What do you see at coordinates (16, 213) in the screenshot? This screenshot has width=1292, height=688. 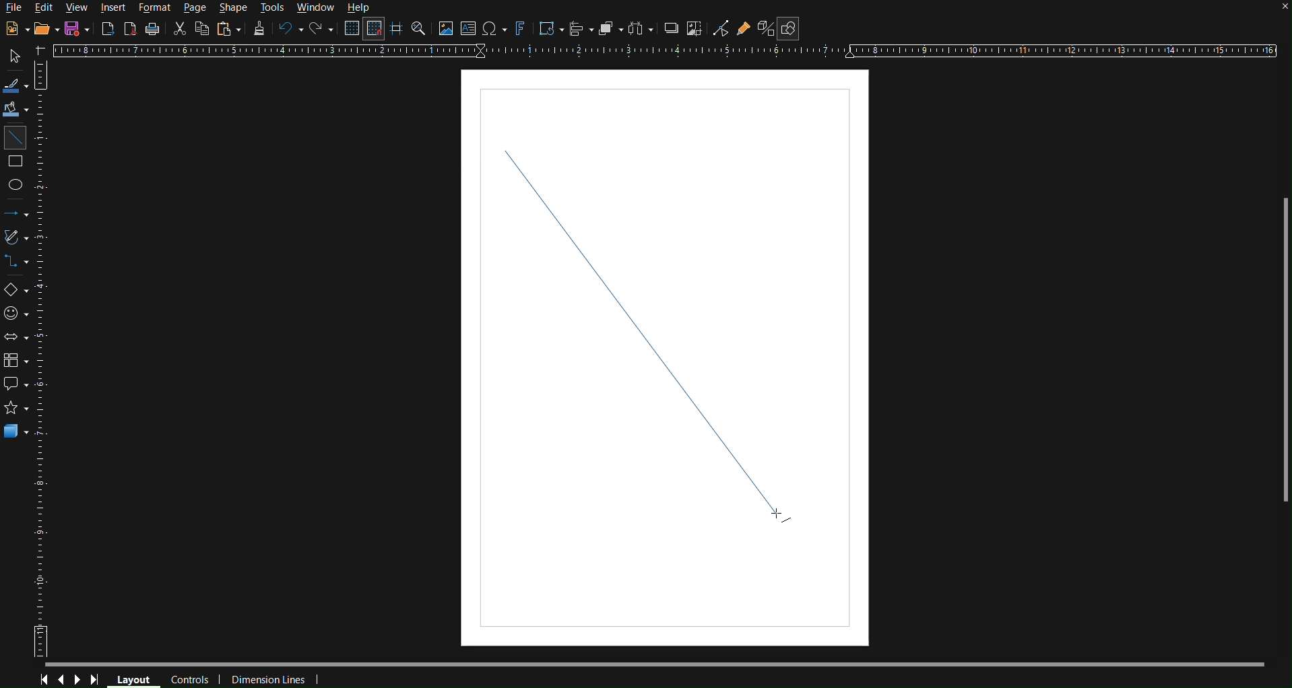 I see `Lines and Arrows` at bounding box center [16, 213].